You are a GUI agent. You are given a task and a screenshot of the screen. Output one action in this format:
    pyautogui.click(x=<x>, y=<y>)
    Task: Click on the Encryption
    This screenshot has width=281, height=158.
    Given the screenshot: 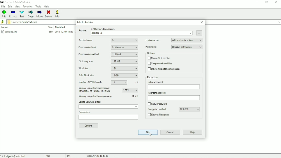 What is the action you would take?
    pyautogui.click(x=153, y=77)
    